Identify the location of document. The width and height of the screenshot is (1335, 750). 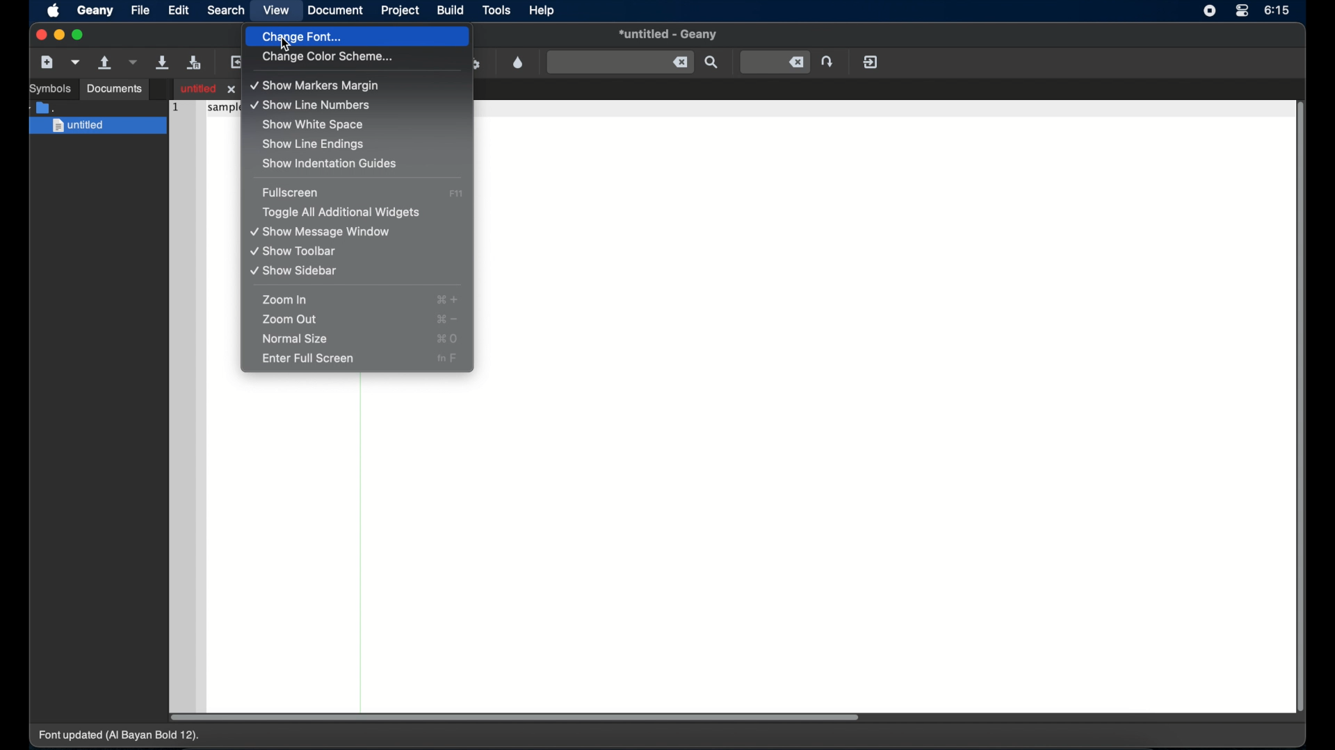
(335, 10).